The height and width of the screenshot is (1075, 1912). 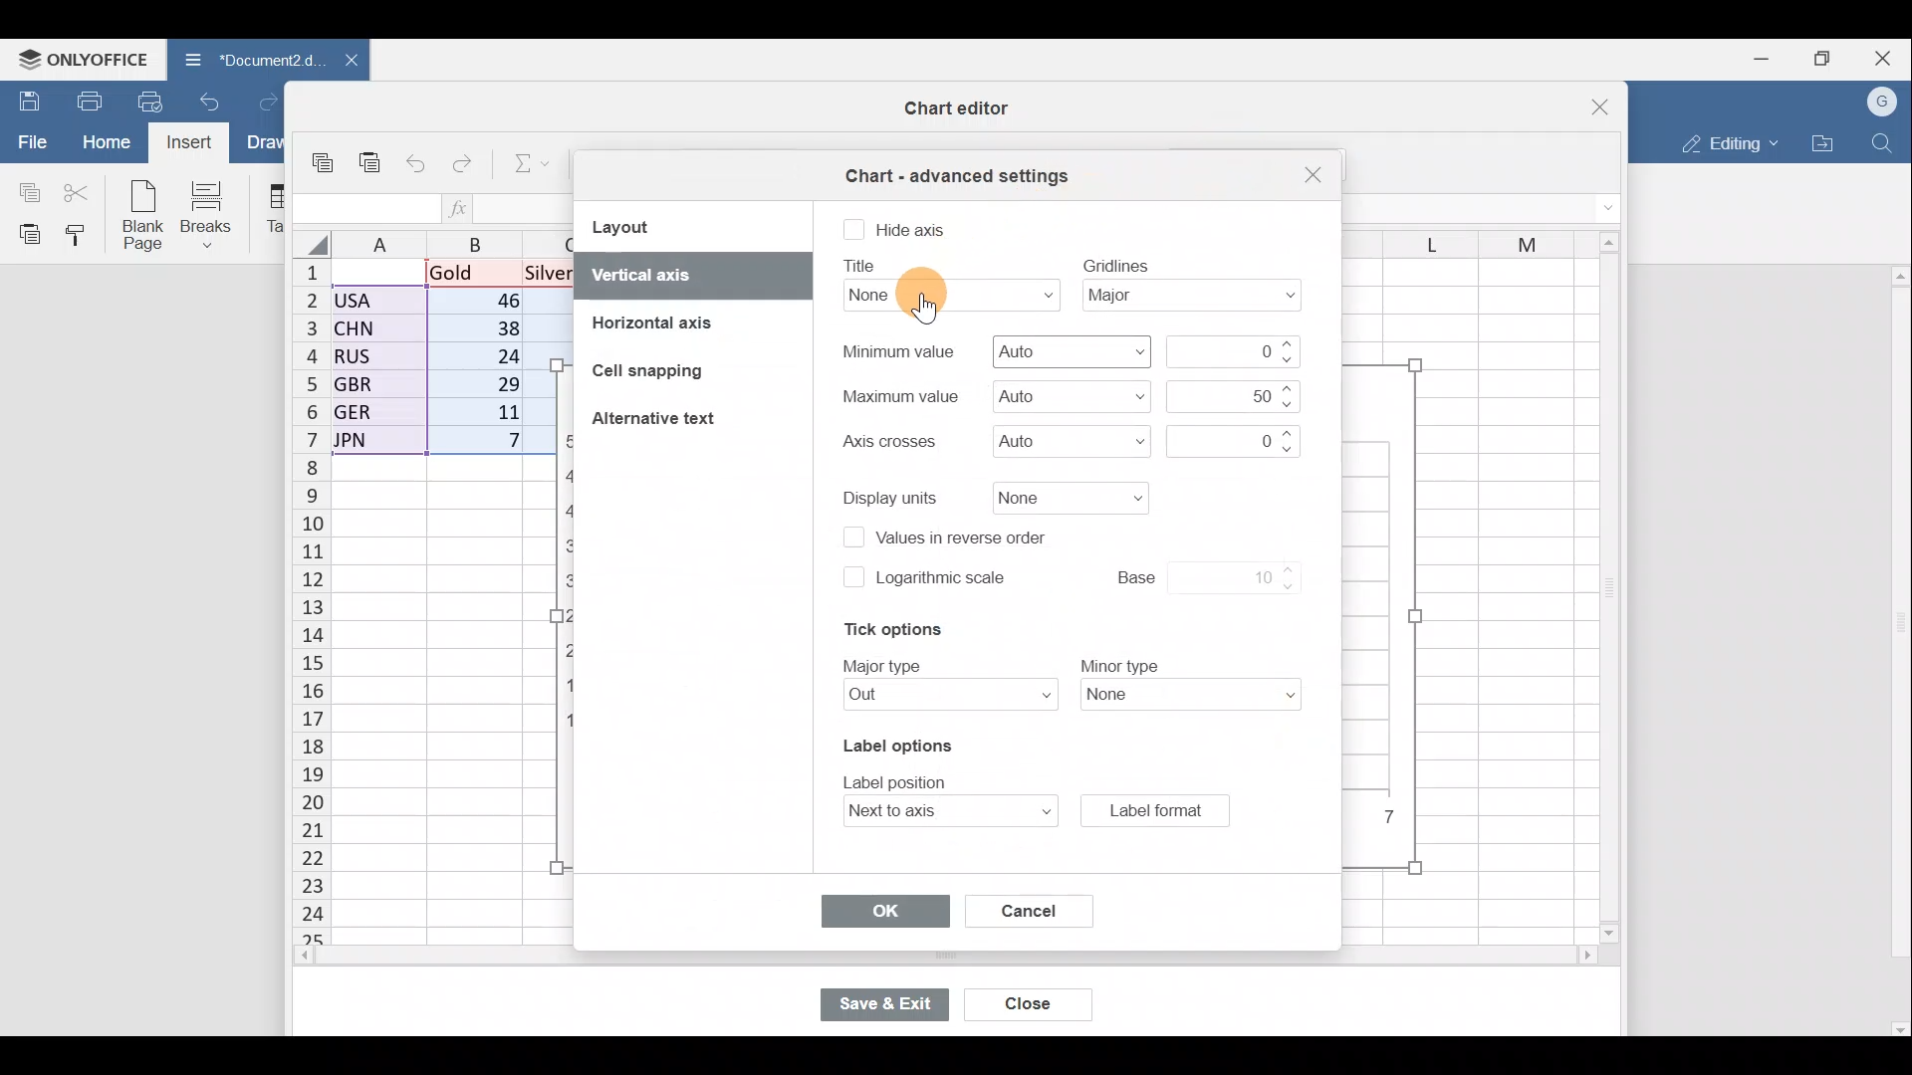 I want to click on Values in reverse order, so click(x=968, y=536).